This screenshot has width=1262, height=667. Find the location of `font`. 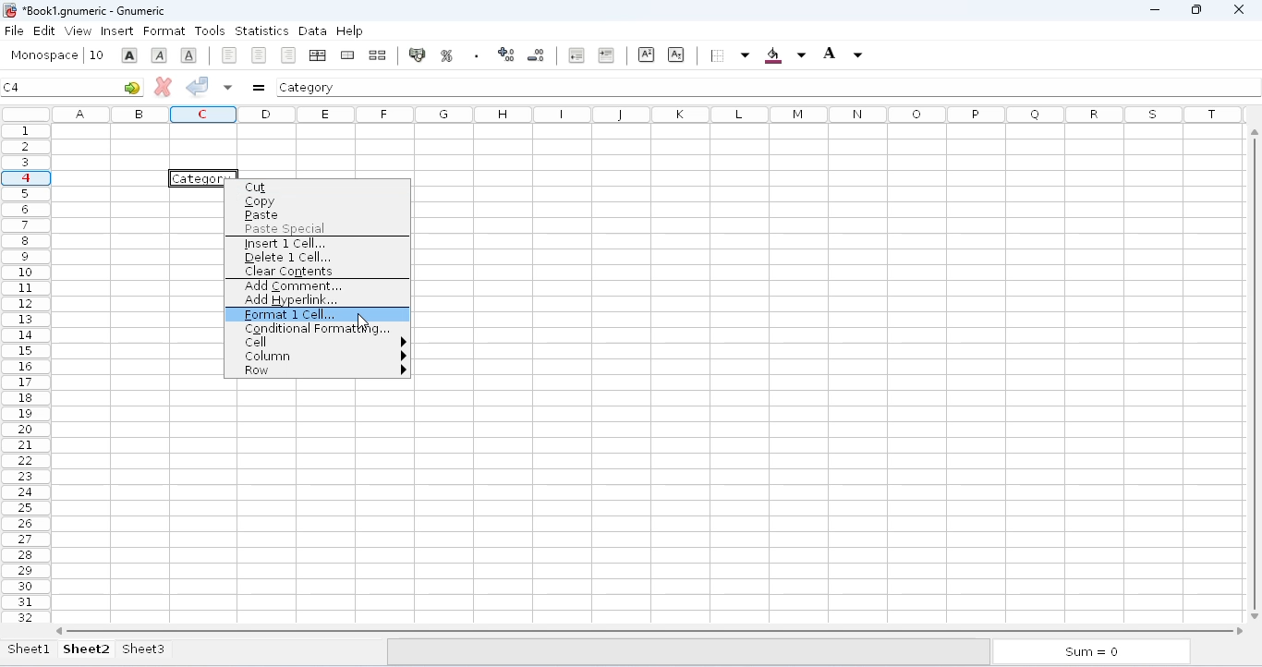

font is located at coordinates (43, 55).